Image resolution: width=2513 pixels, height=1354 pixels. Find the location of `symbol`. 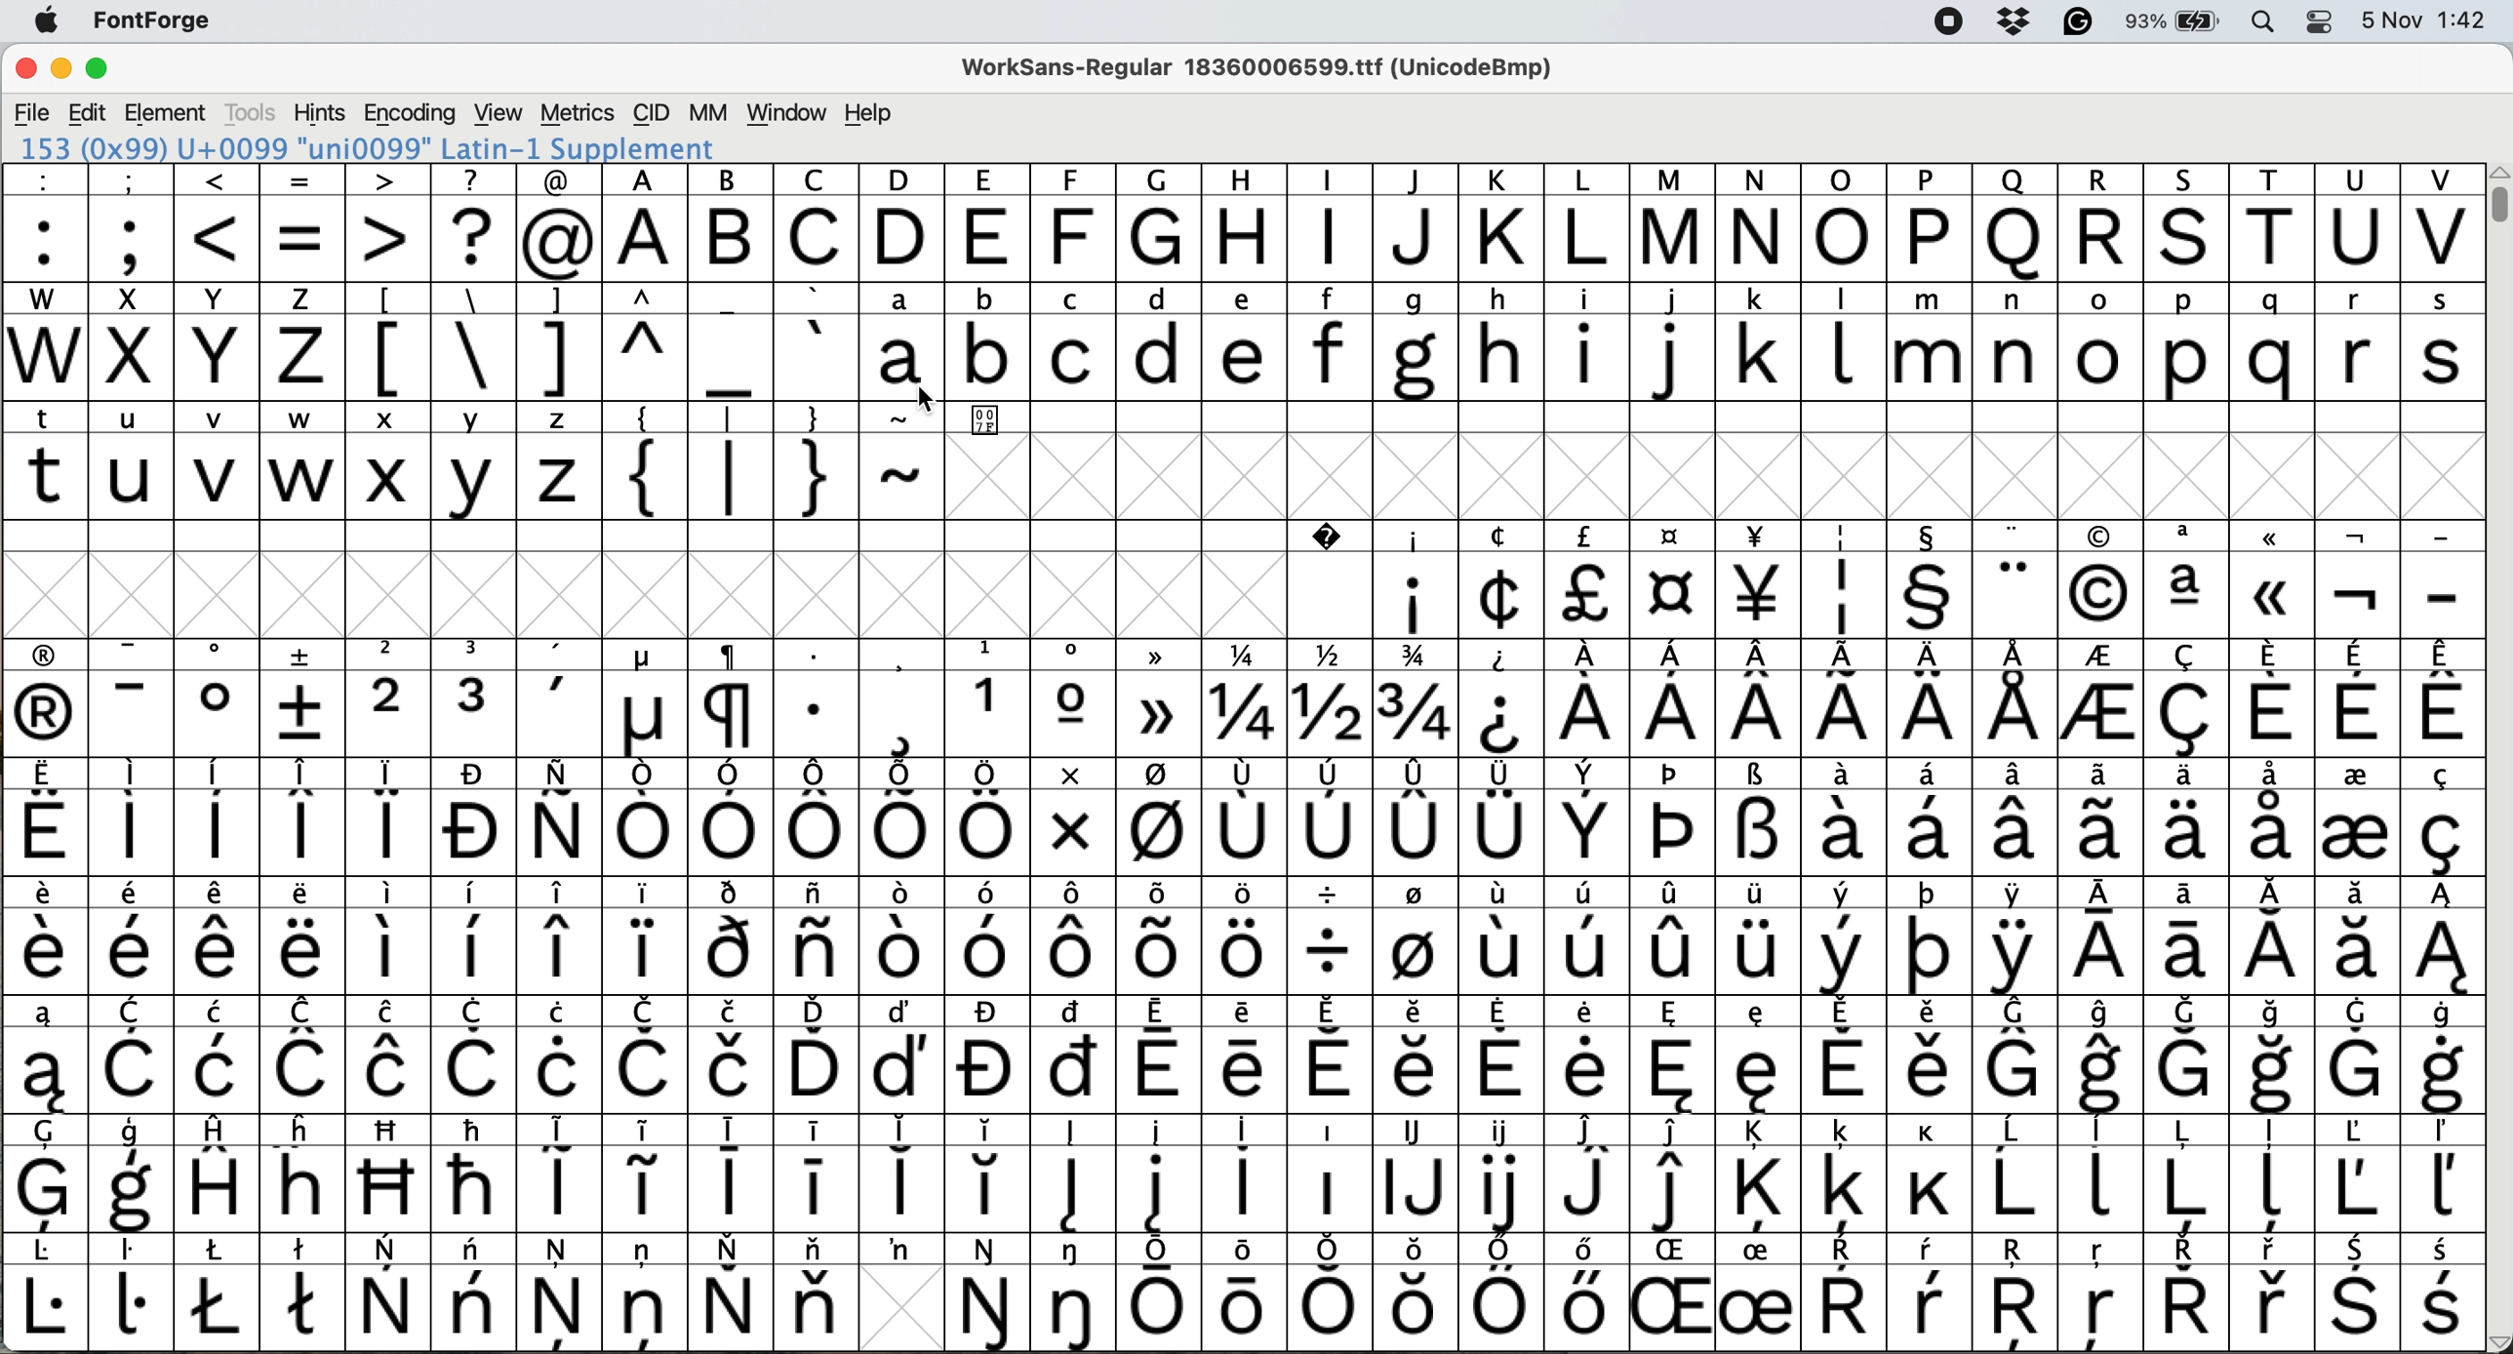

symbol is located at coordinates (905, 817).